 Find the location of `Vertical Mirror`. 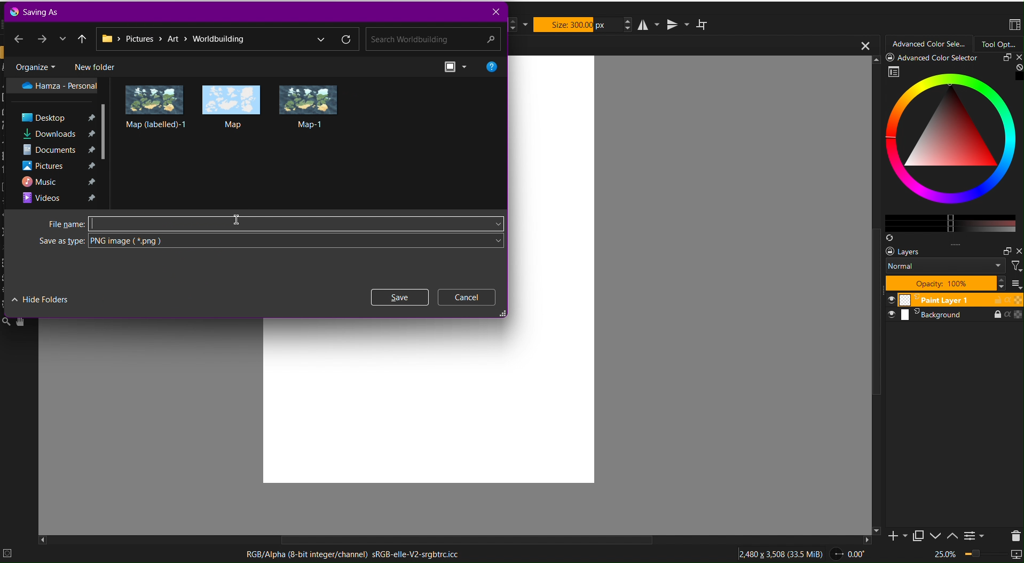

Vertical Mirror is located at coordinates (677, 24).